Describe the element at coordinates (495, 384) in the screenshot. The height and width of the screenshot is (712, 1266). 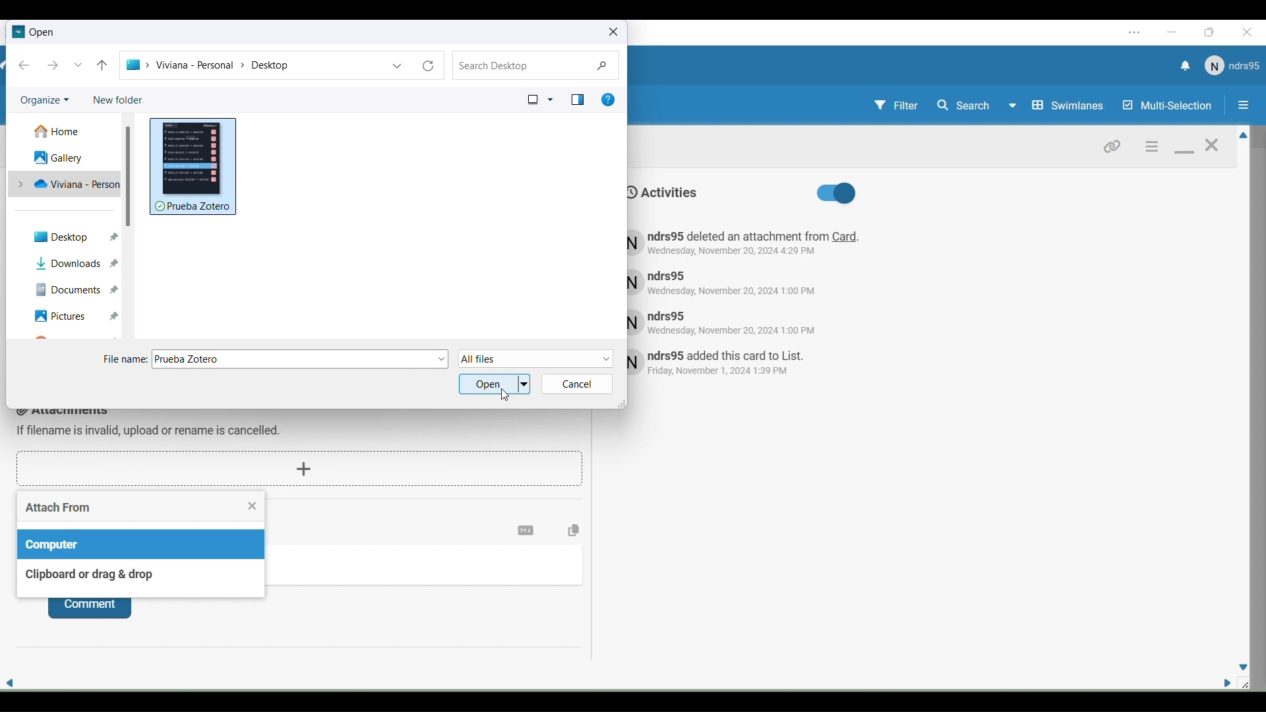
I see `Open` at that location.